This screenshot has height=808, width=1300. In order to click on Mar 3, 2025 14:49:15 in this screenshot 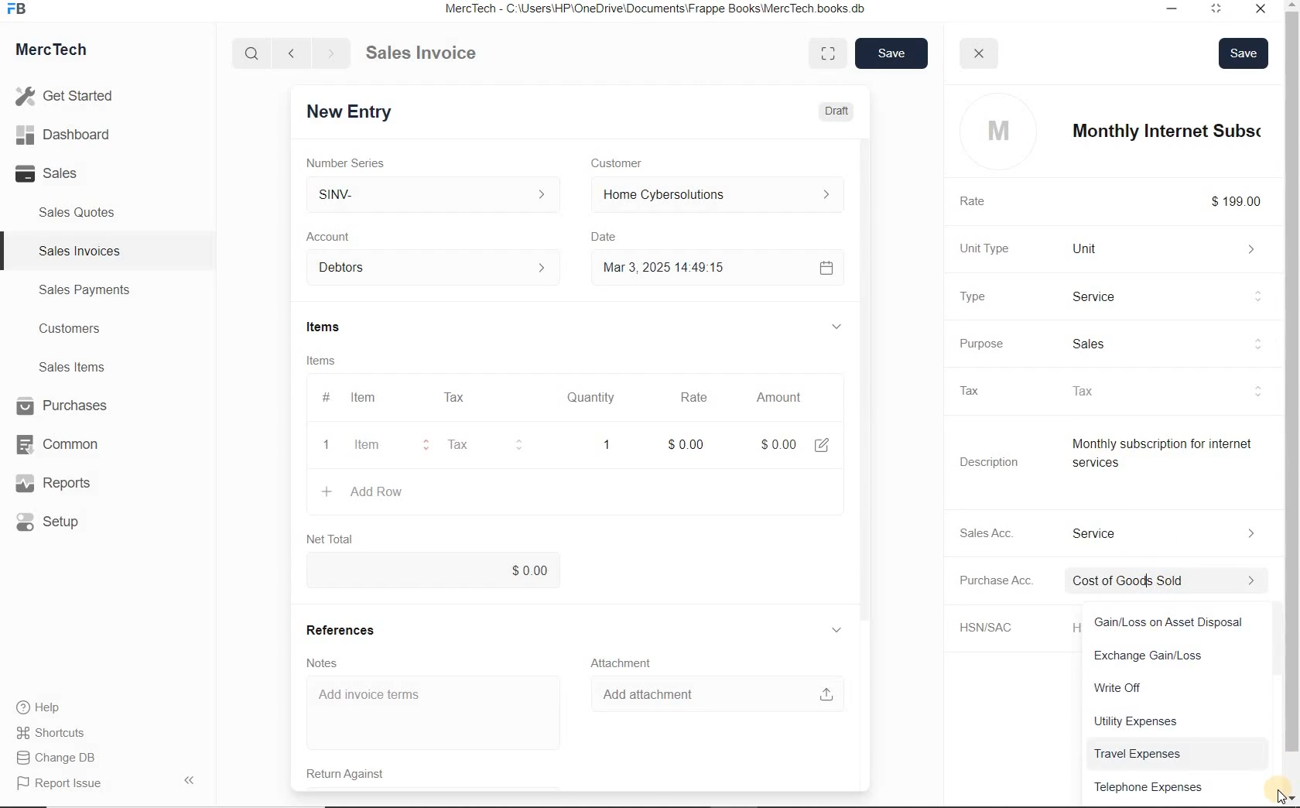, I will do `click(669, 269)`.